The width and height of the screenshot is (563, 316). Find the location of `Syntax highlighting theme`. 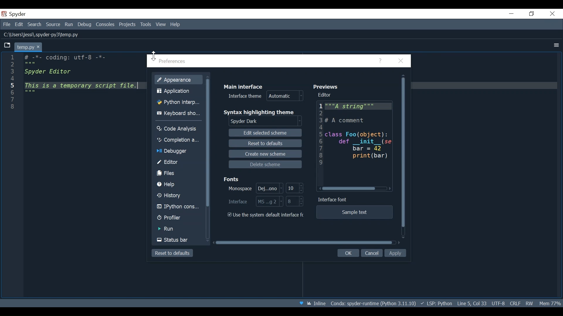

Syntax highlighting theme is located at coordinates (260, 112).